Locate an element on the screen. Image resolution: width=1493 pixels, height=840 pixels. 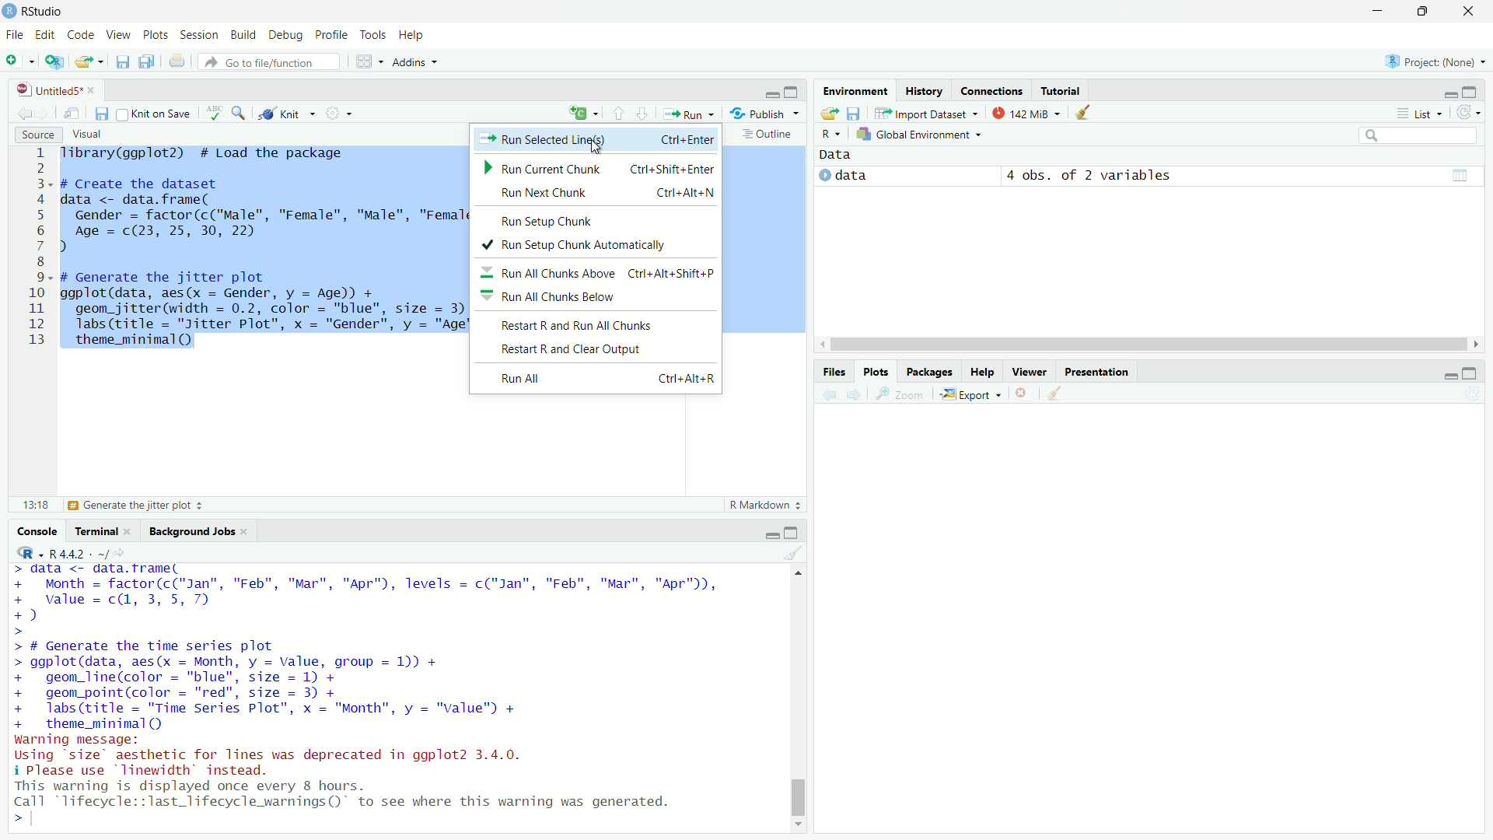
help is located at coordinates (418, 33).